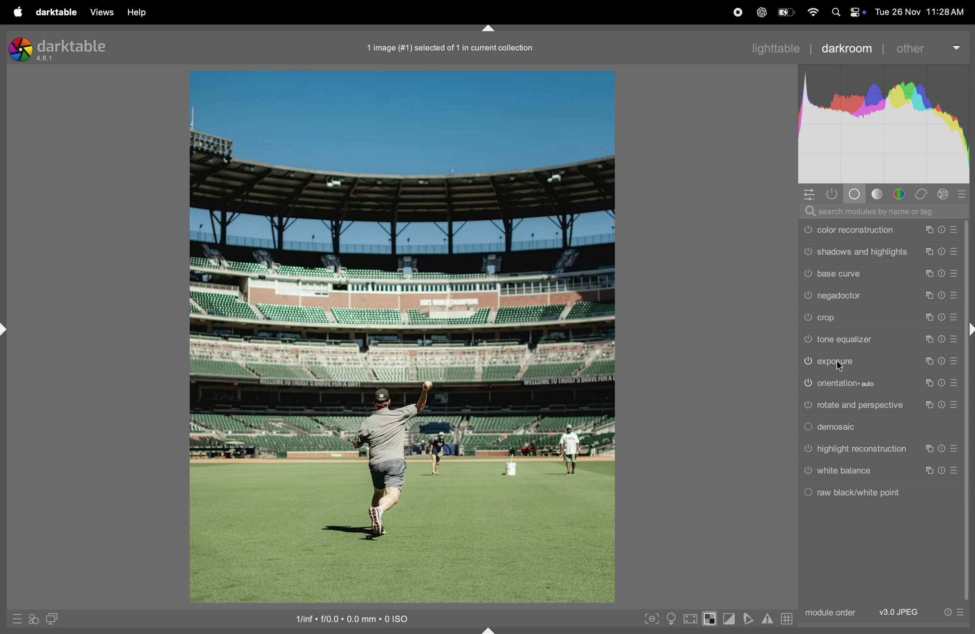  I want to click on record, so click(737, 12).